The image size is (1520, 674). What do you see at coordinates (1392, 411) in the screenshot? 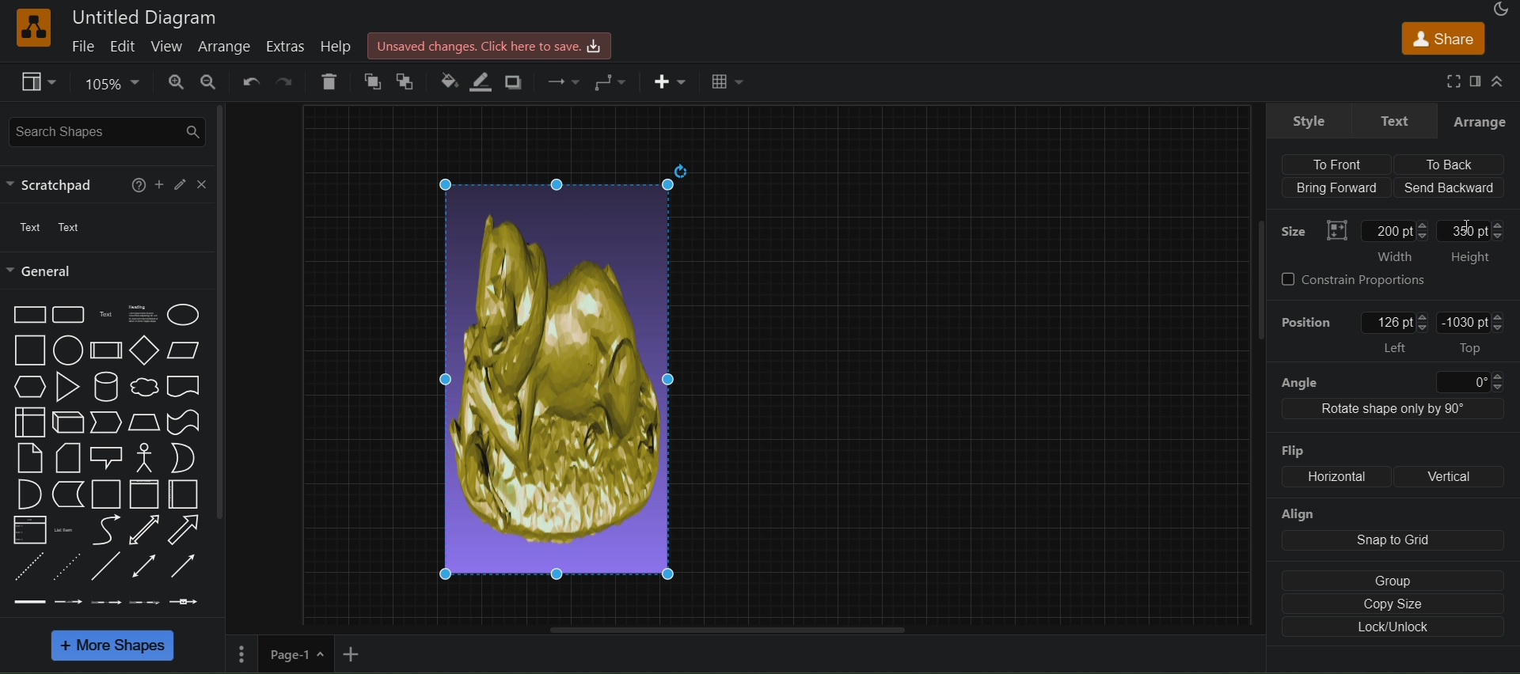
I see `Rotate shape only by 90 degree` at bounding box center [1392, 411].